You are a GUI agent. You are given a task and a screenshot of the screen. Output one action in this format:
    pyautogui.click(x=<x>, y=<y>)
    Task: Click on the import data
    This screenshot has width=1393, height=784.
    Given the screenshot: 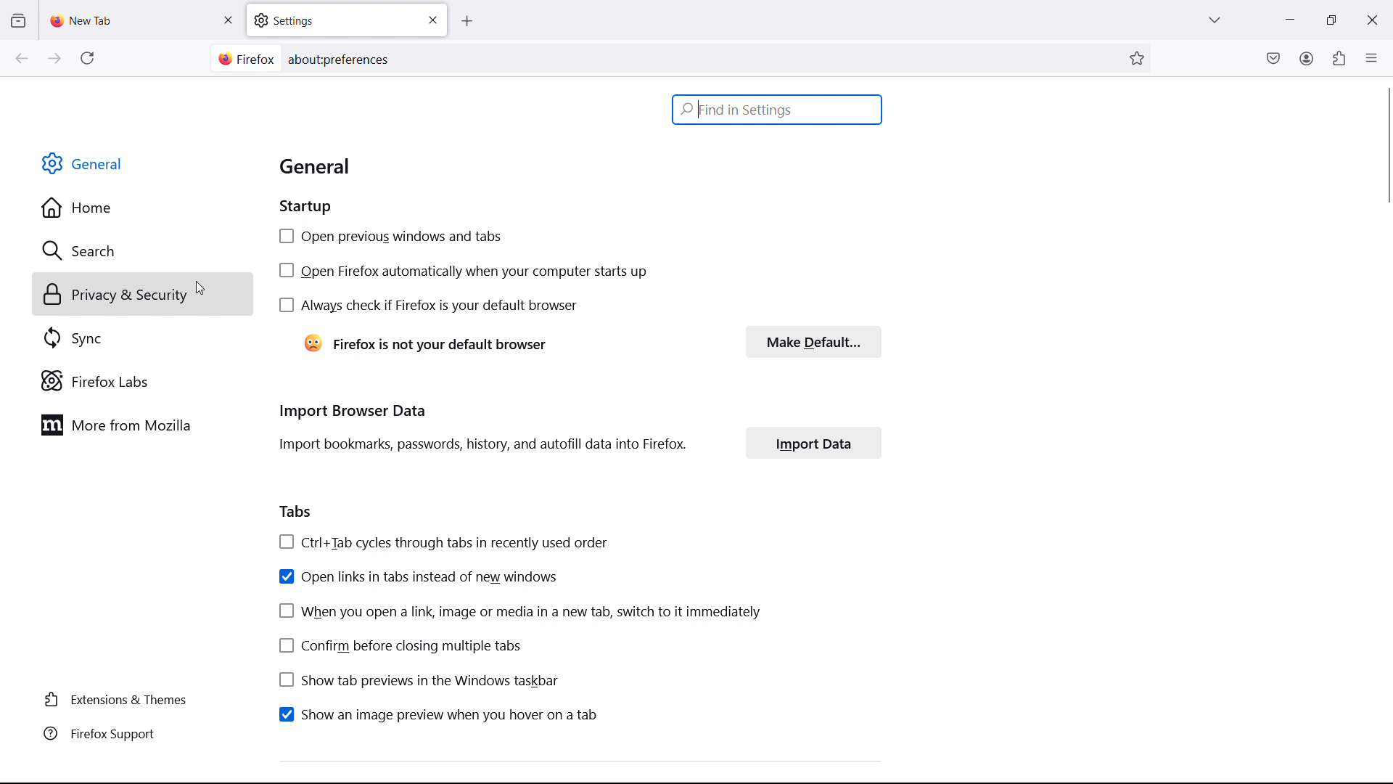 What is the action you would take?
    pyautogui.click(x=813, y=444)
    